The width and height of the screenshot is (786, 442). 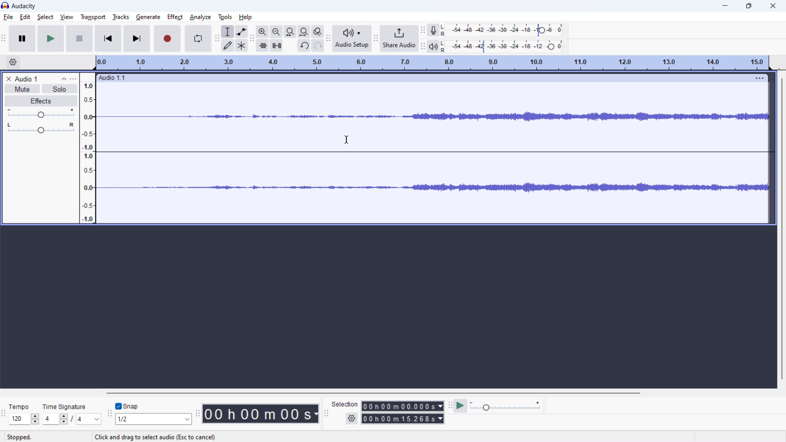 I want to click on skip to start, so click(x=108, y=38).